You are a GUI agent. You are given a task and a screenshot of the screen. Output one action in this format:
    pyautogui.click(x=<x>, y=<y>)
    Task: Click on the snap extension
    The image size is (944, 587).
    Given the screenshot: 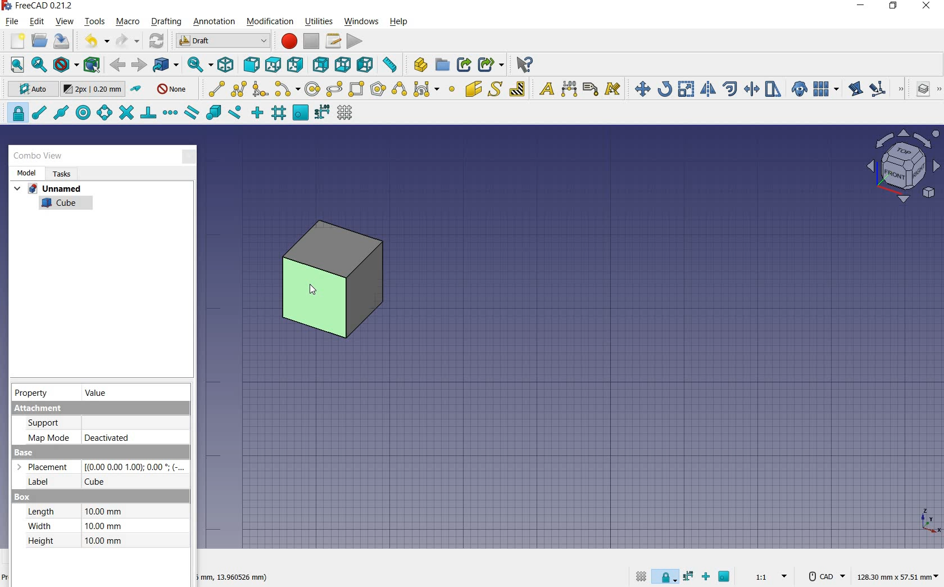 What is the action you would take?
    pyautogui.click(x=170, y=113)
    